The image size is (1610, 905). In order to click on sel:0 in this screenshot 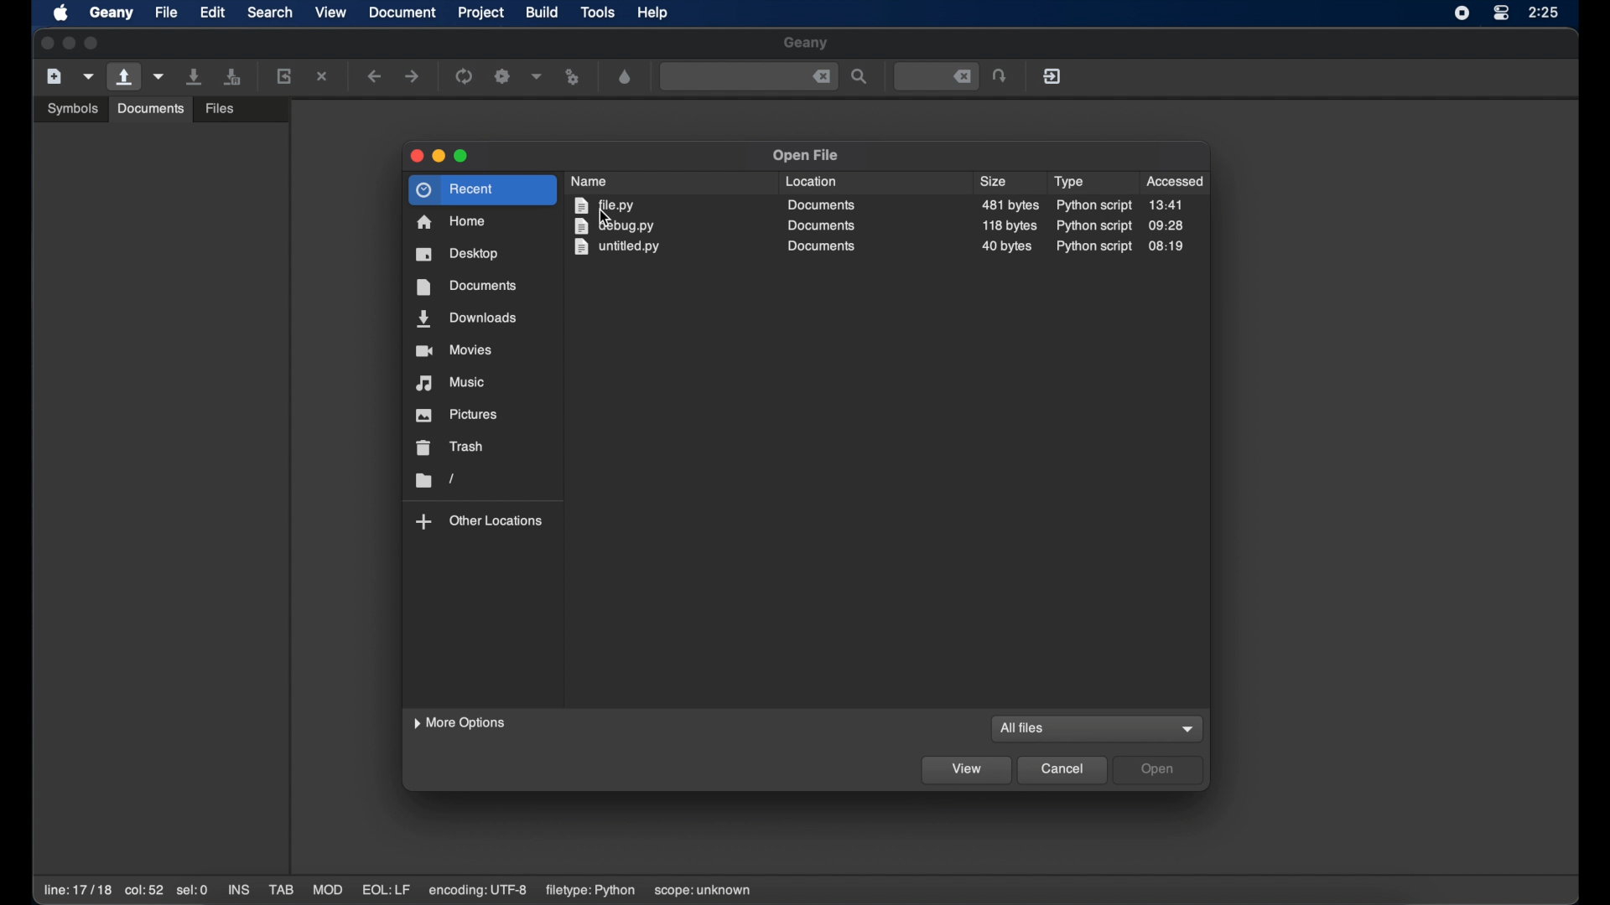, I will do `click(193, 890)`.